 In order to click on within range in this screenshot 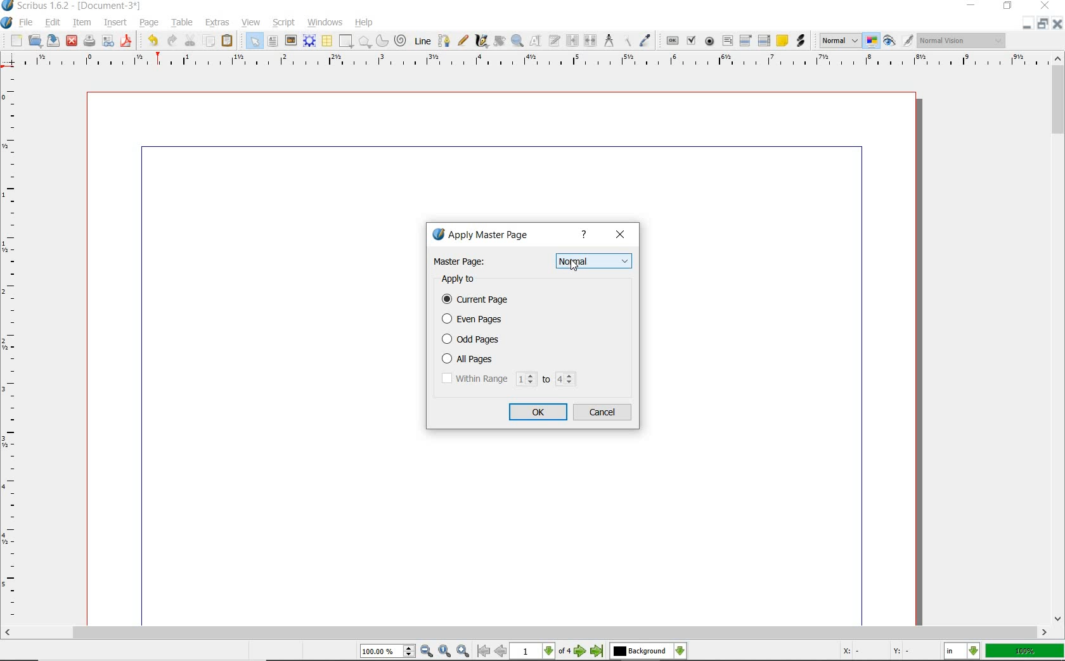, I will do `click(508, 379)`.